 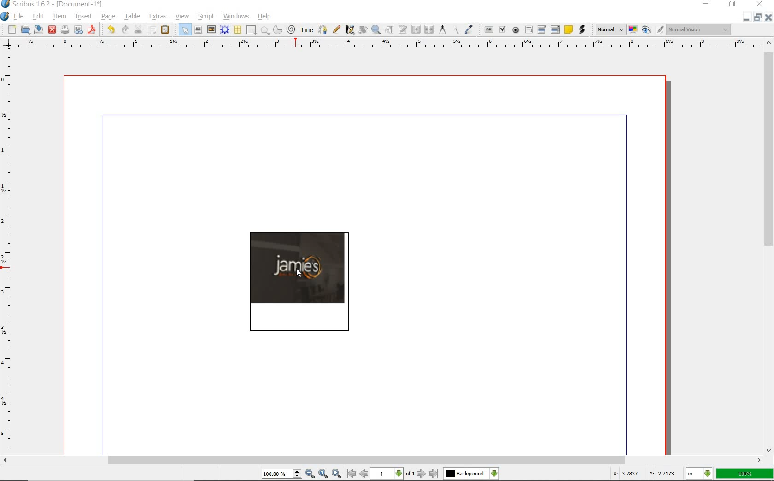 What do you see at coordinates (307, 30) in the screenshot?
I see `LINE` at bounding box center [307, 30].